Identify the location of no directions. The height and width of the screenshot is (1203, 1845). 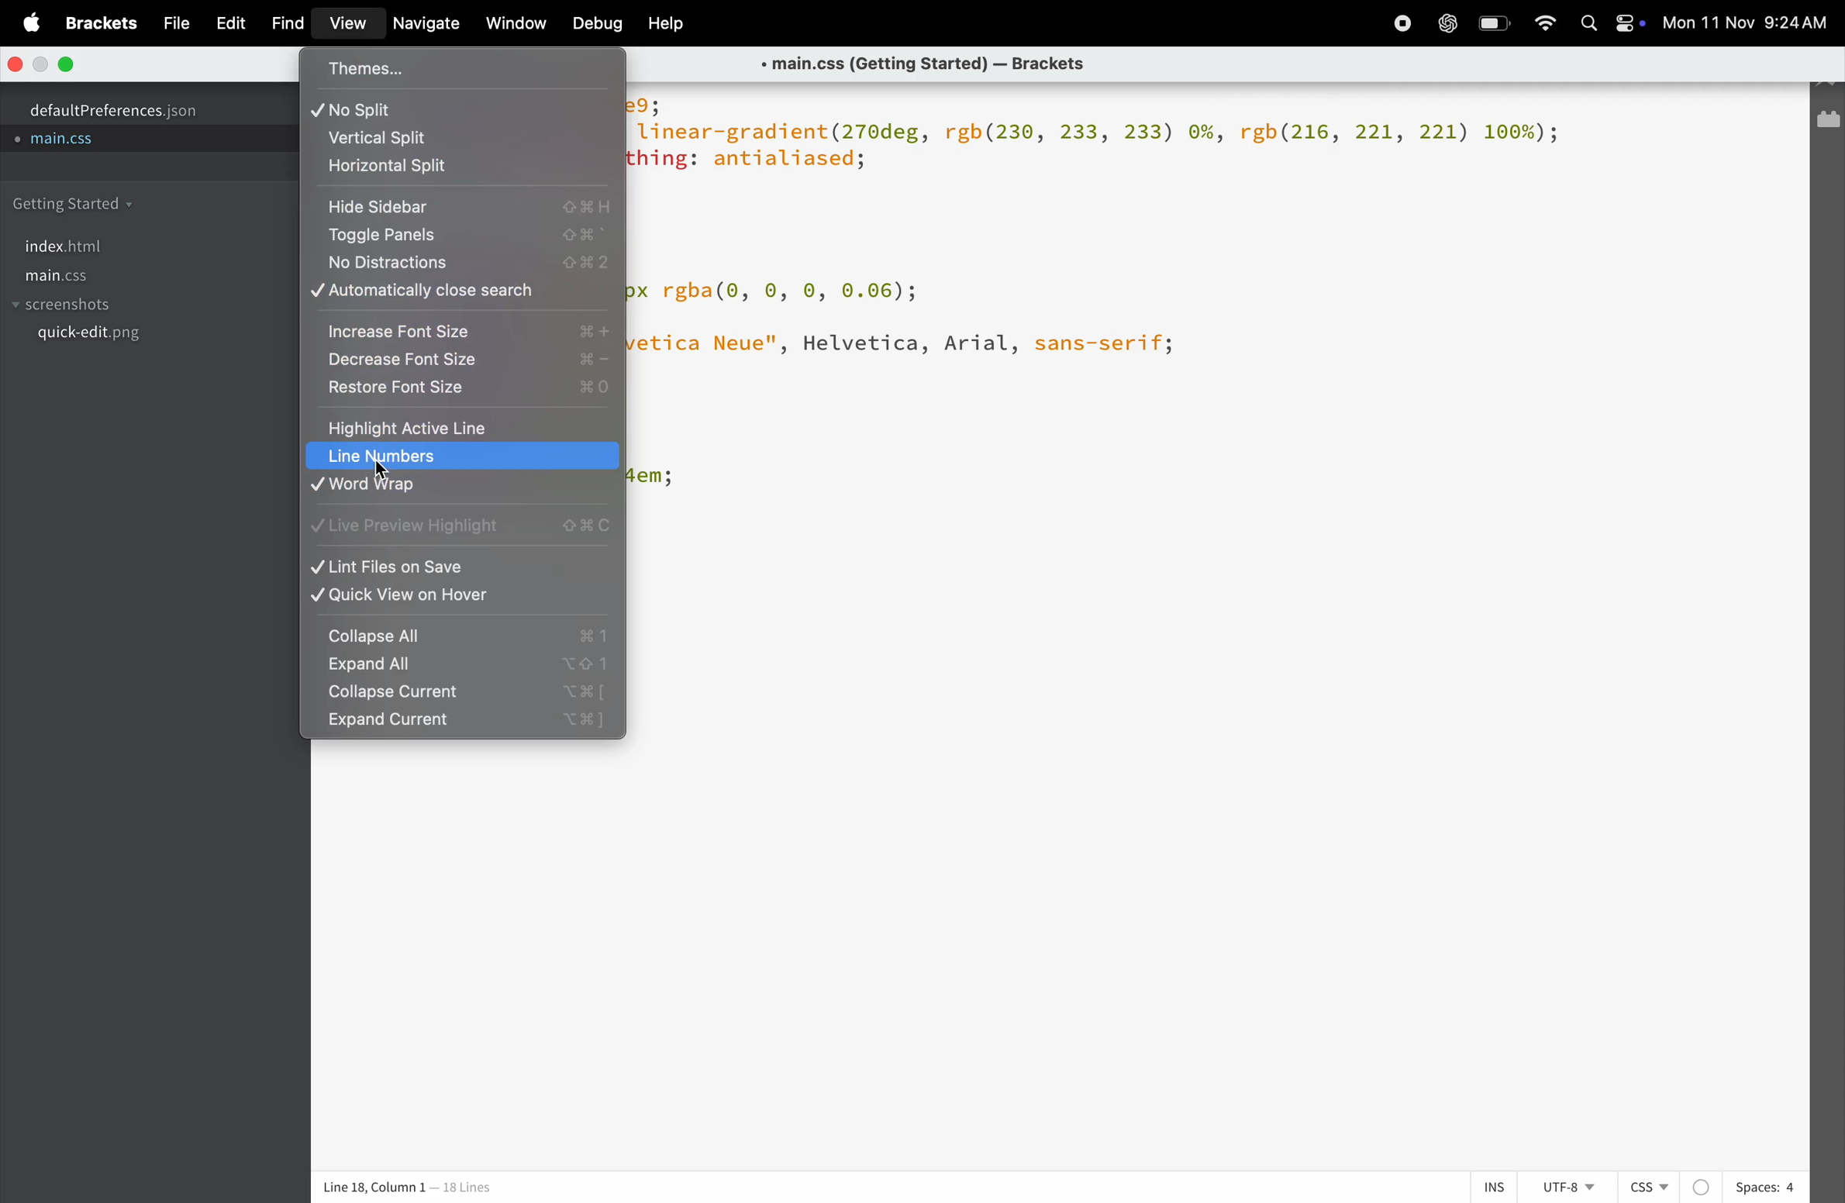
(465, 262).